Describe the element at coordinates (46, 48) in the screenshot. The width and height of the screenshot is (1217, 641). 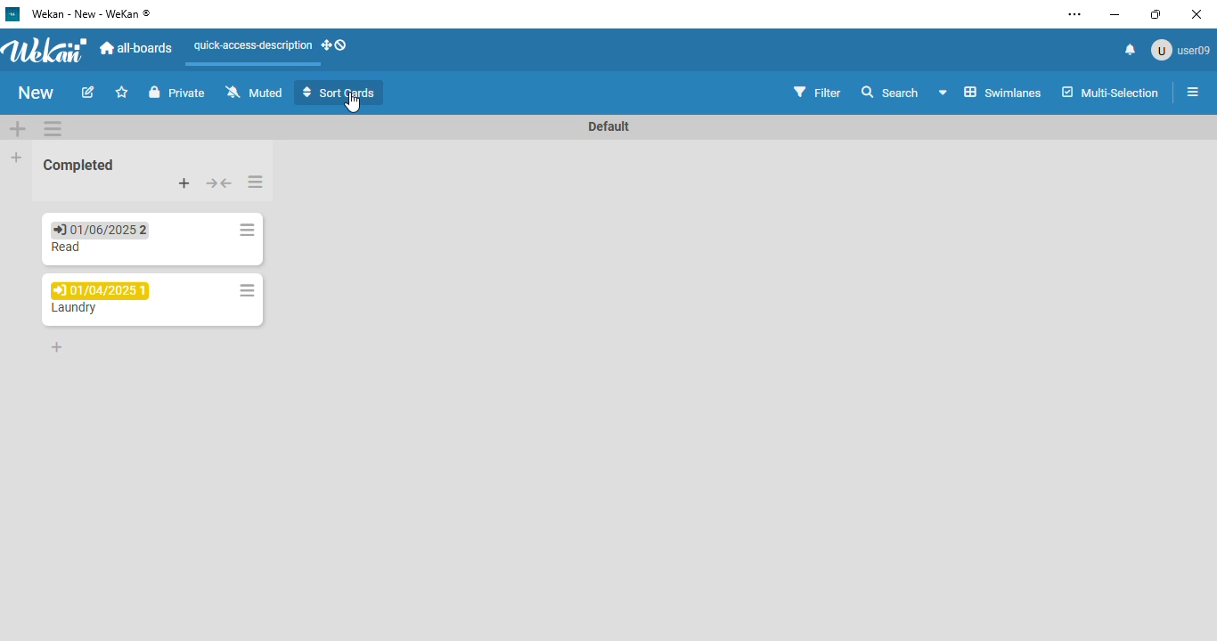
I see `wekan` at that location.